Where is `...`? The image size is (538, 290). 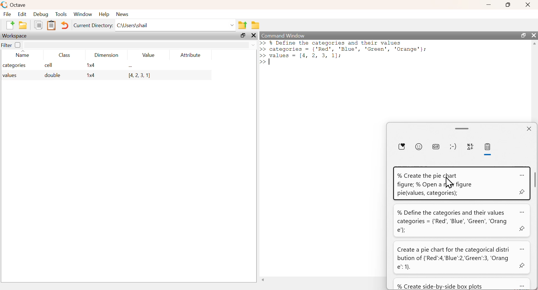
... is located at coordinates (131, 66).